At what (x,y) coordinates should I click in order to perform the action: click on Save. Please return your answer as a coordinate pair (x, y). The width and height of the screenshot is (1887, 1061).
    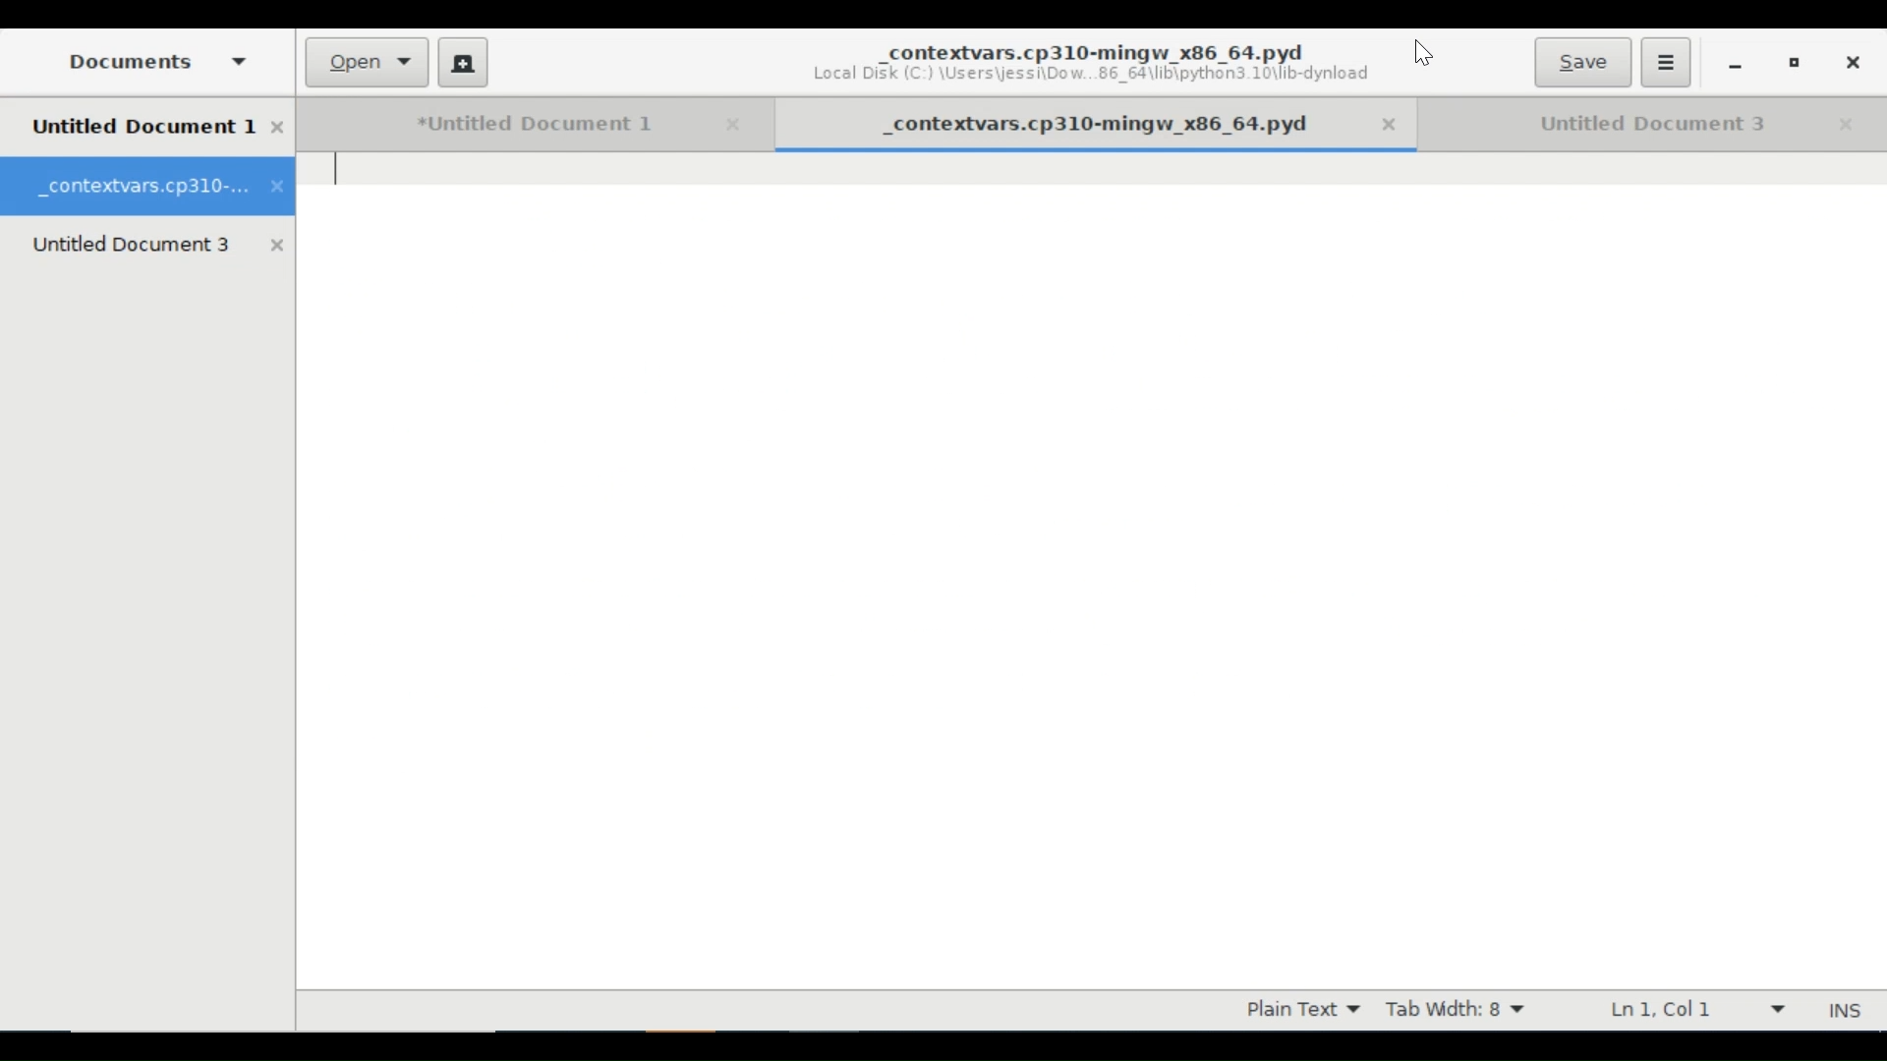
    Looking at the image, I should click on (1581, 62).